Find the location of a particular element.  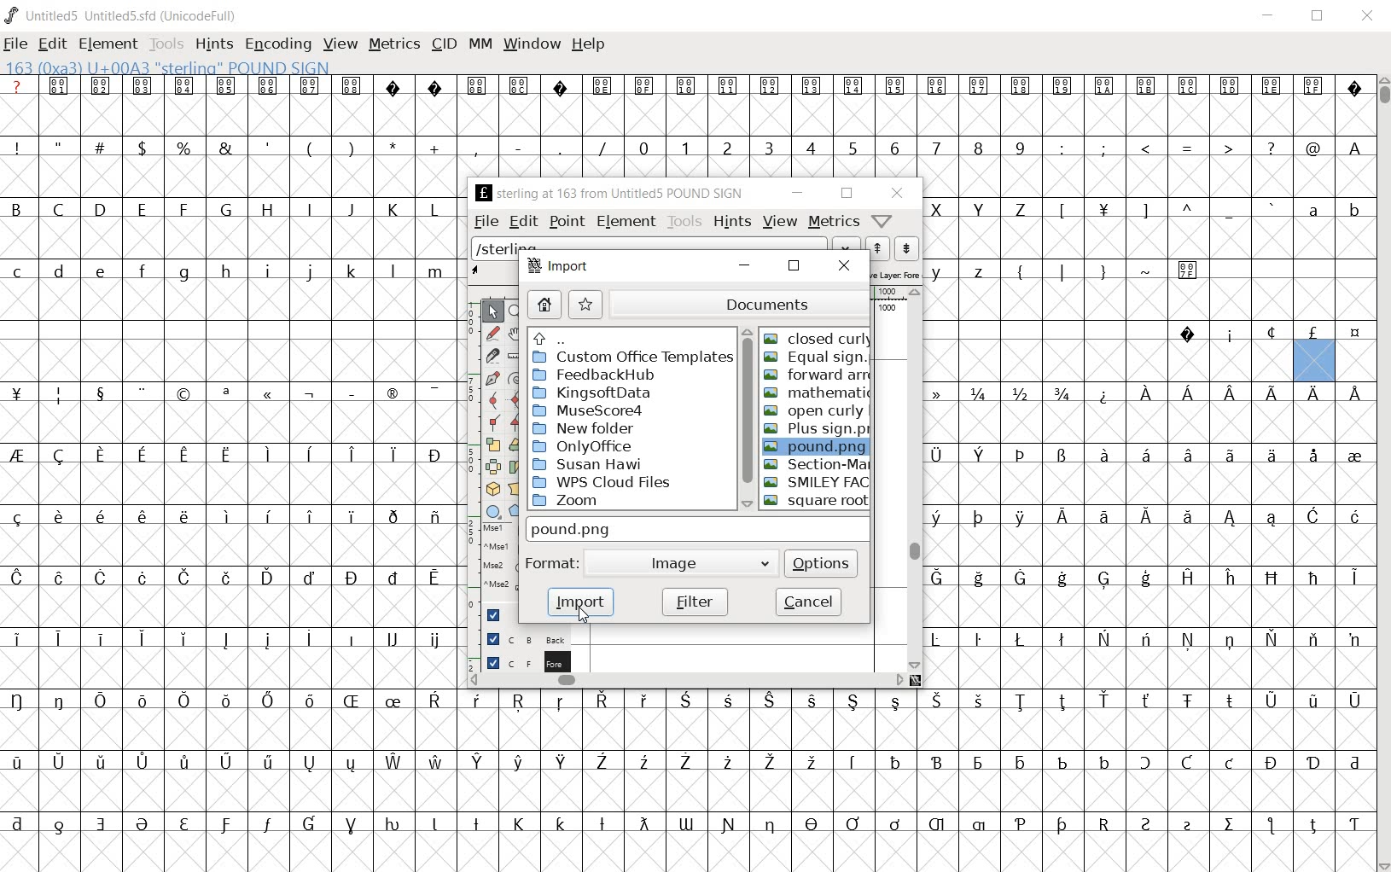

Symbol is located at coordinates (1019, 762).